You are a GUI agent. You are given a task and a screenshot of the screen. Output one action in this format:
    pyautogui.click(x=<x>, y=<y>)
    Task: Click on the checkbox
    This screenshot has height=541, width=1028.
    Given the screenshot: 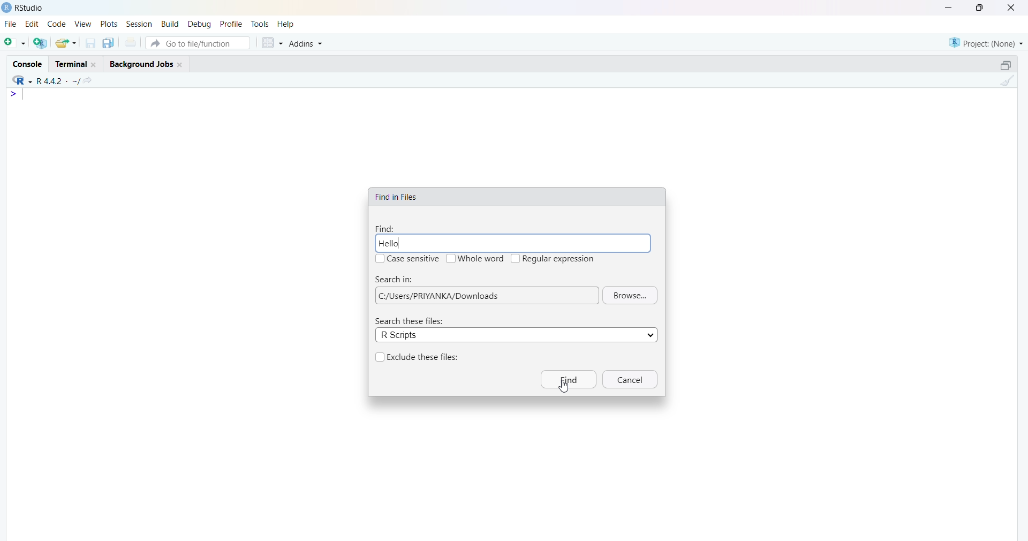 What is the action you would take?
    pyautogui.click(x=381, y=357)
    